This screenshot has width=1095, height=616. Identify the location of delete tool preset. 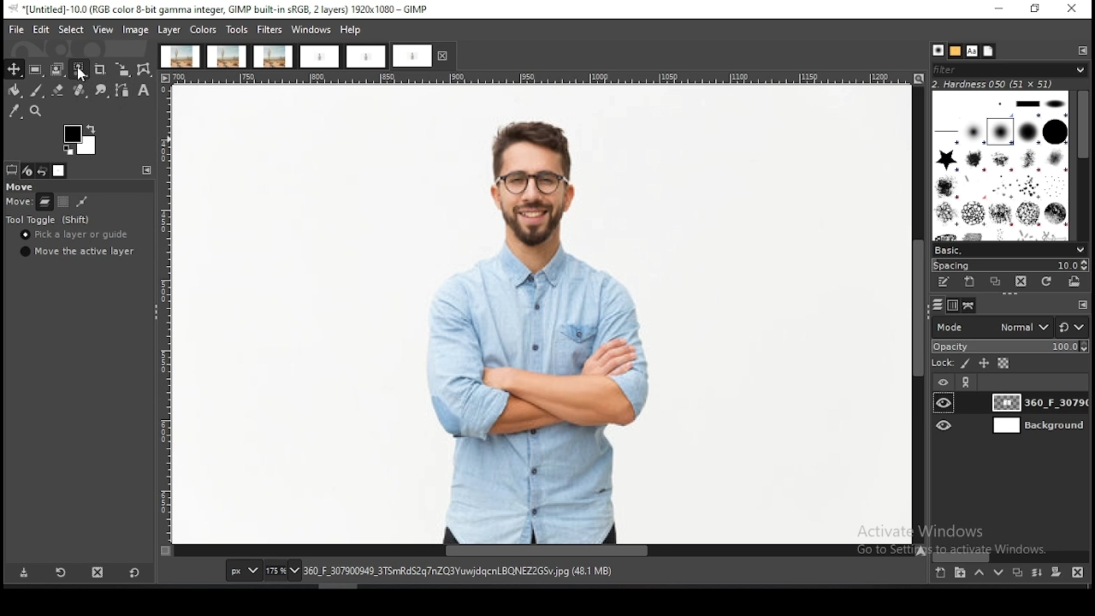
(99, 571).